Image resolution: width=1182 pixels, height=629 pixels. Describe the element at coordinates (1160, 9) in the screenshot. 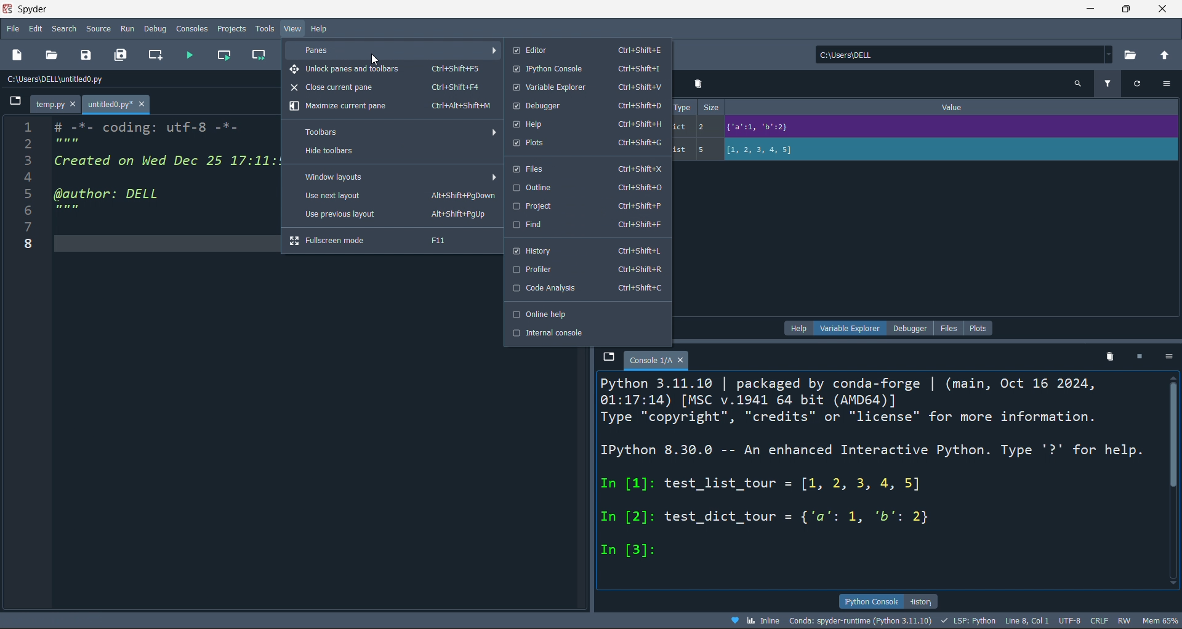

I see `close` at that location.